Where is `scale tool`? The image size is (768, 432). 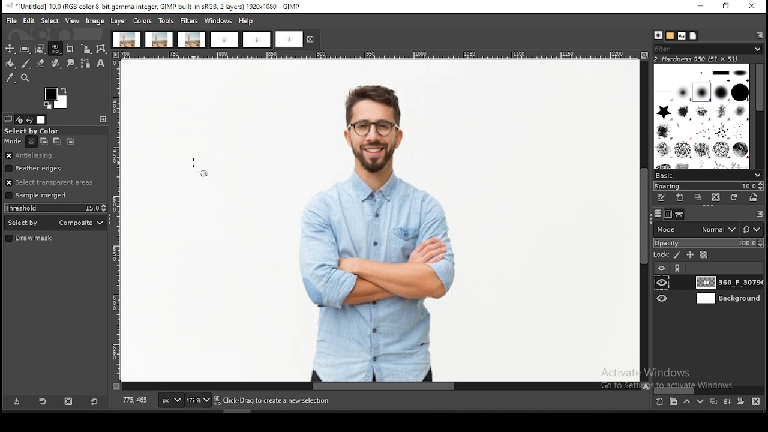 scale tool is located at coordinates (86, 49).